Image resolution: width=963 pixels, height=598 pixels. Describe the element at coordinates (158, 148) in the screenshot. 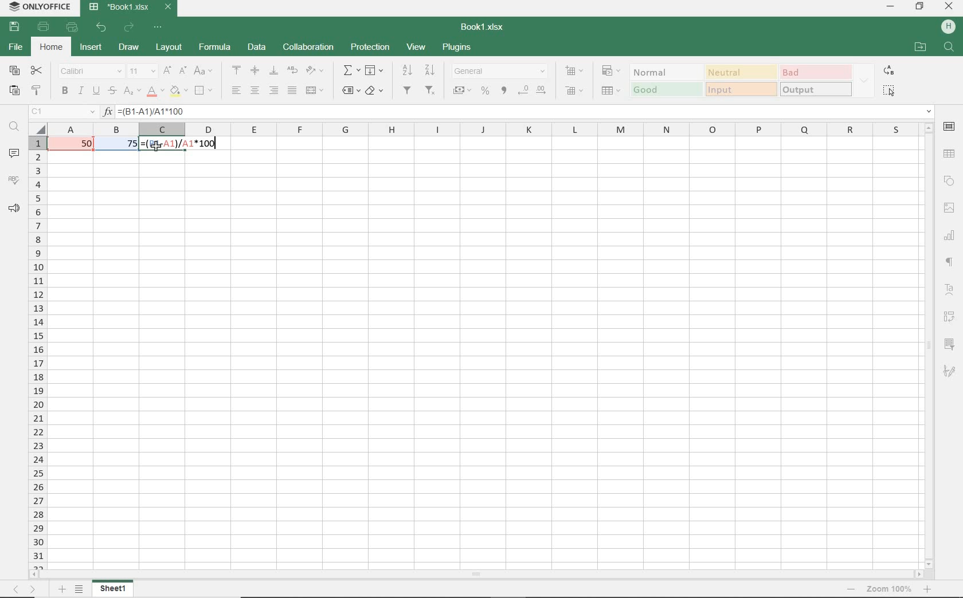

I see `cursor` at that location.